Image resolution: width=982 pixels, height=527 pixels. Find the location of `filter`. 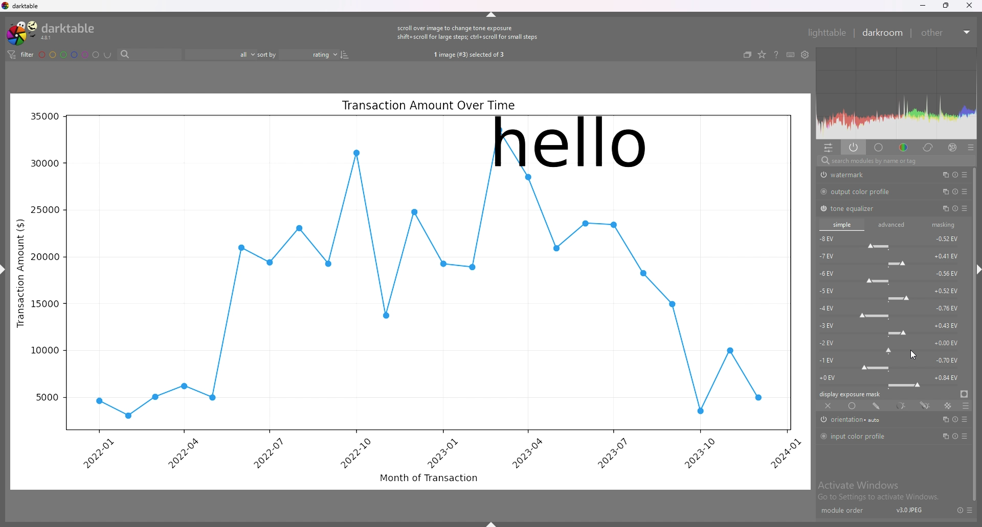

filter is located at coordinates (20, 56).